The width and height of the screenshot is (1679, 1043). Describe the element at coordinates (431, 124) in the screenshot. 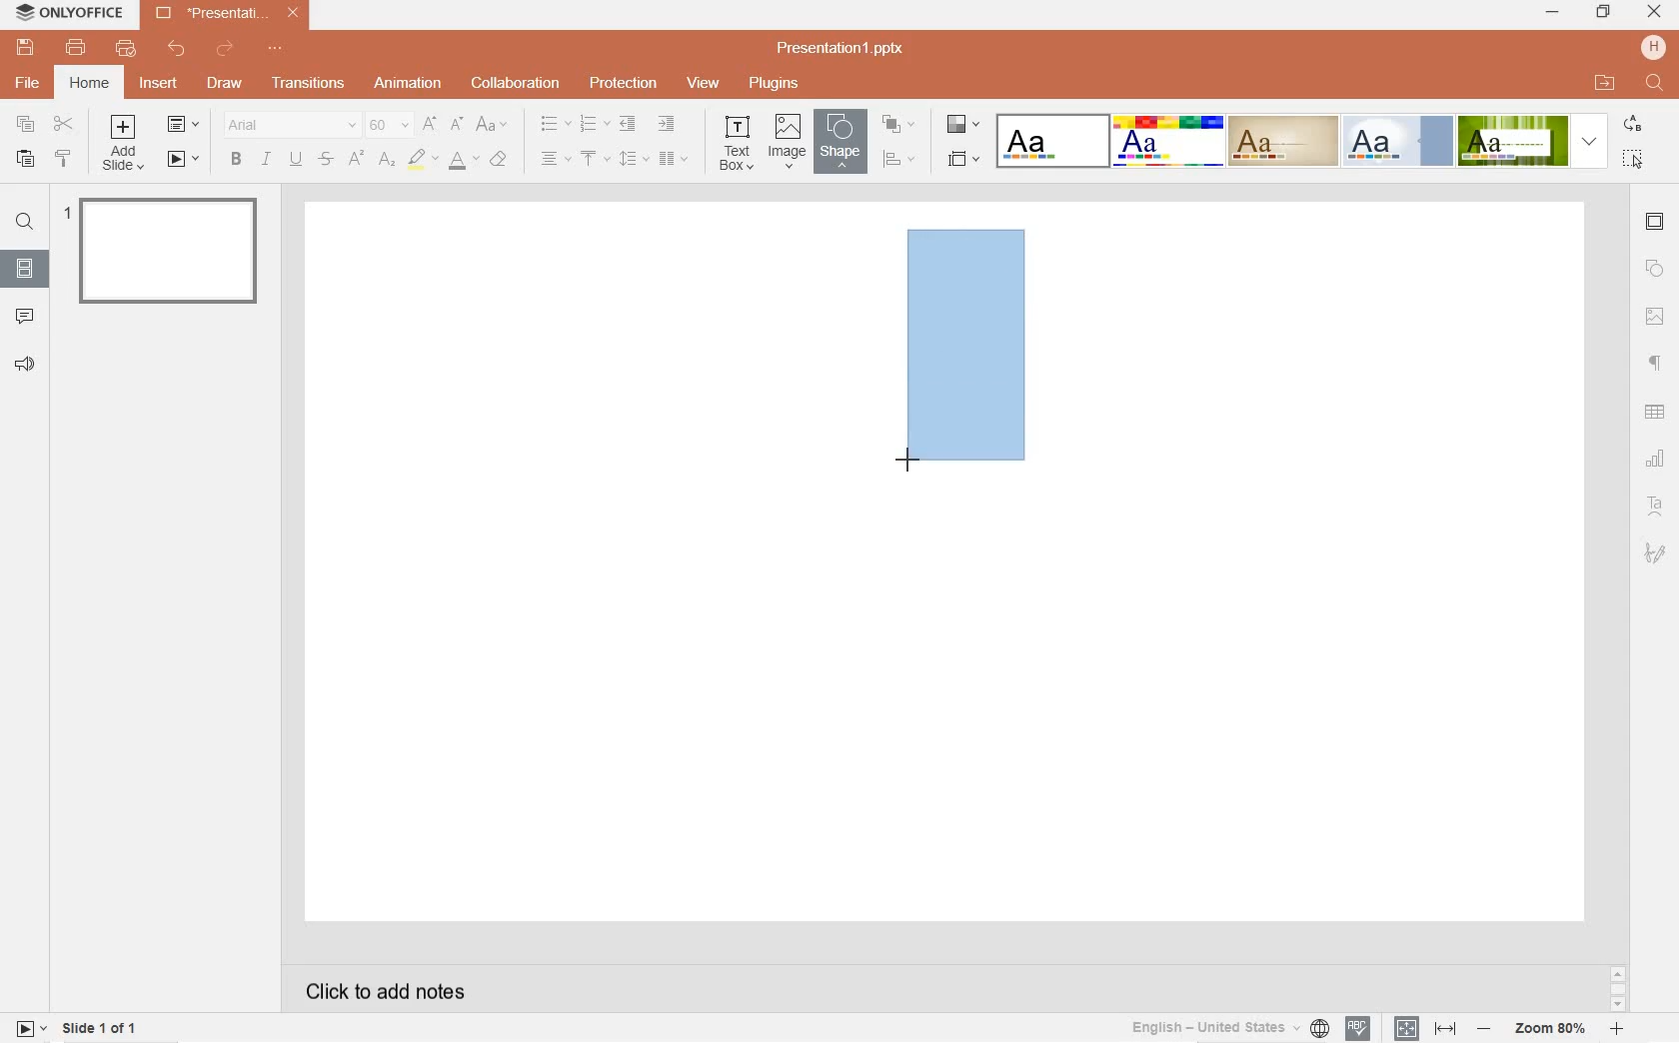

I see `increment font size` at that location.